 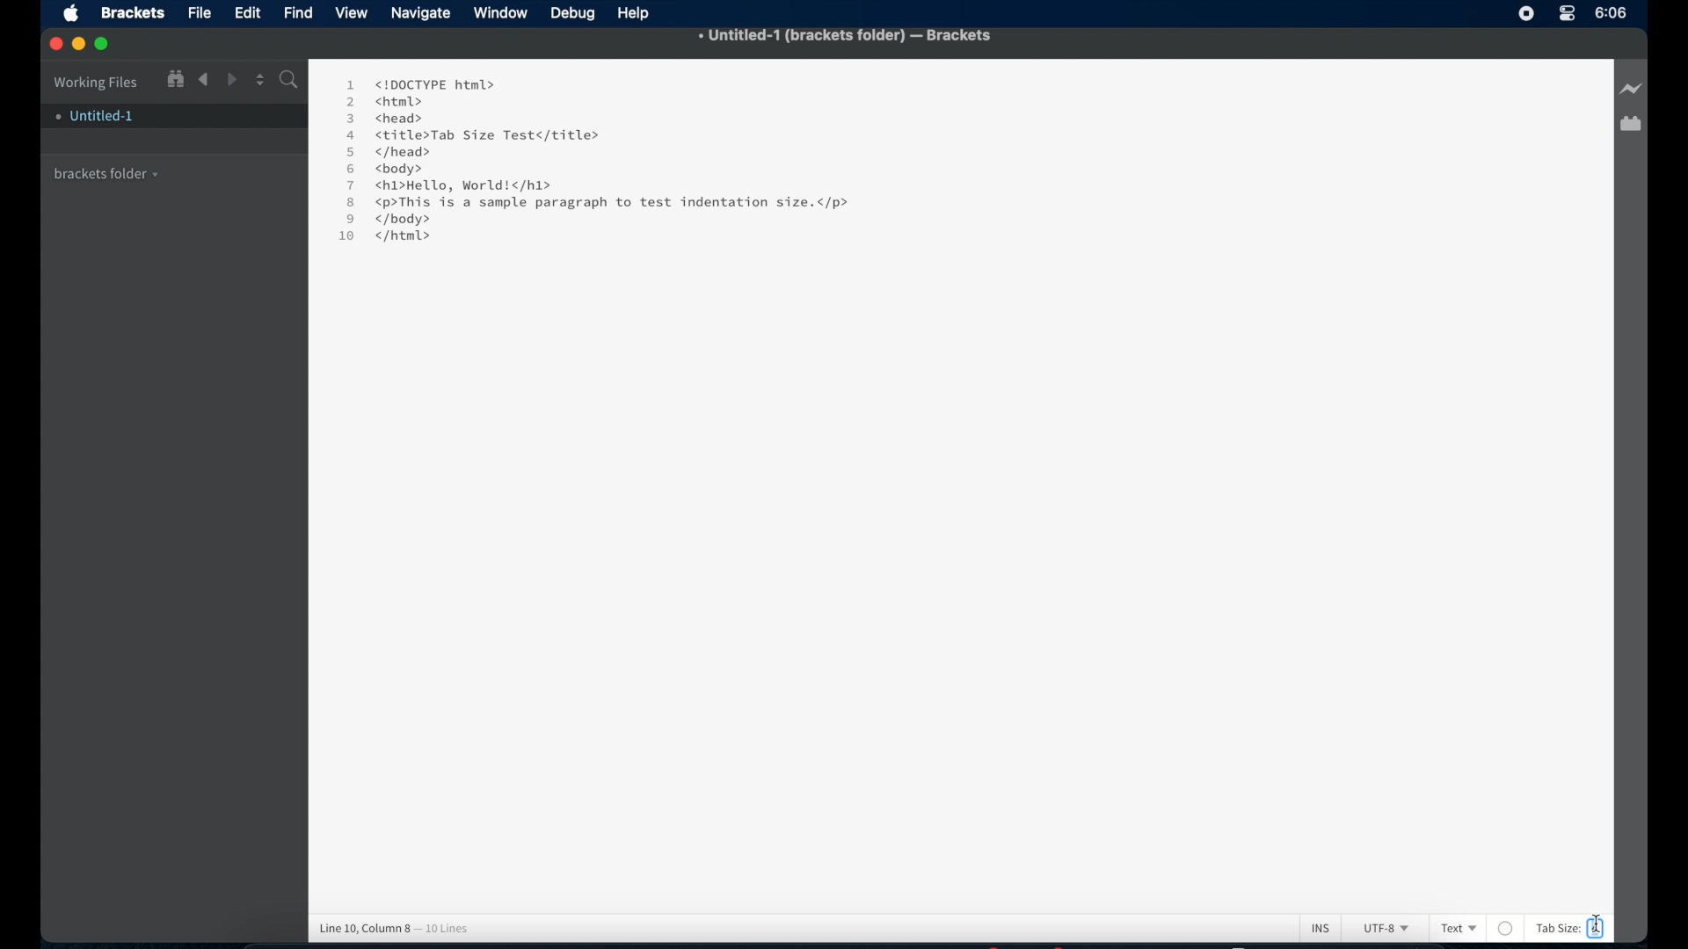 What do you see at coordinates (259, 79) in the screenshot?
I see `Up/Down` at bounding box center [259, 79].